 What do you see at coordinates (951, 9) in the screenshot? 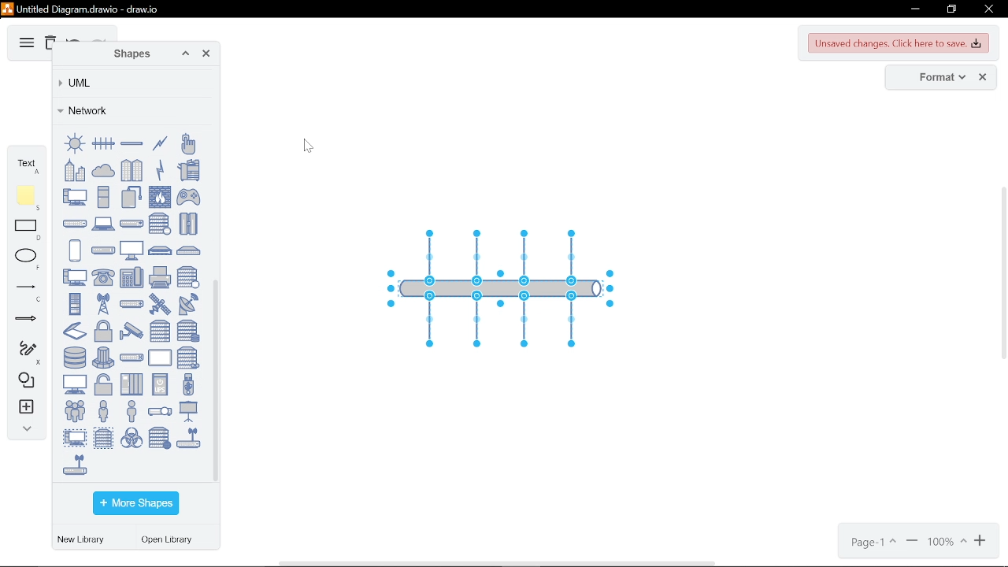
I see `restore down` at bounding box center [951, 9].